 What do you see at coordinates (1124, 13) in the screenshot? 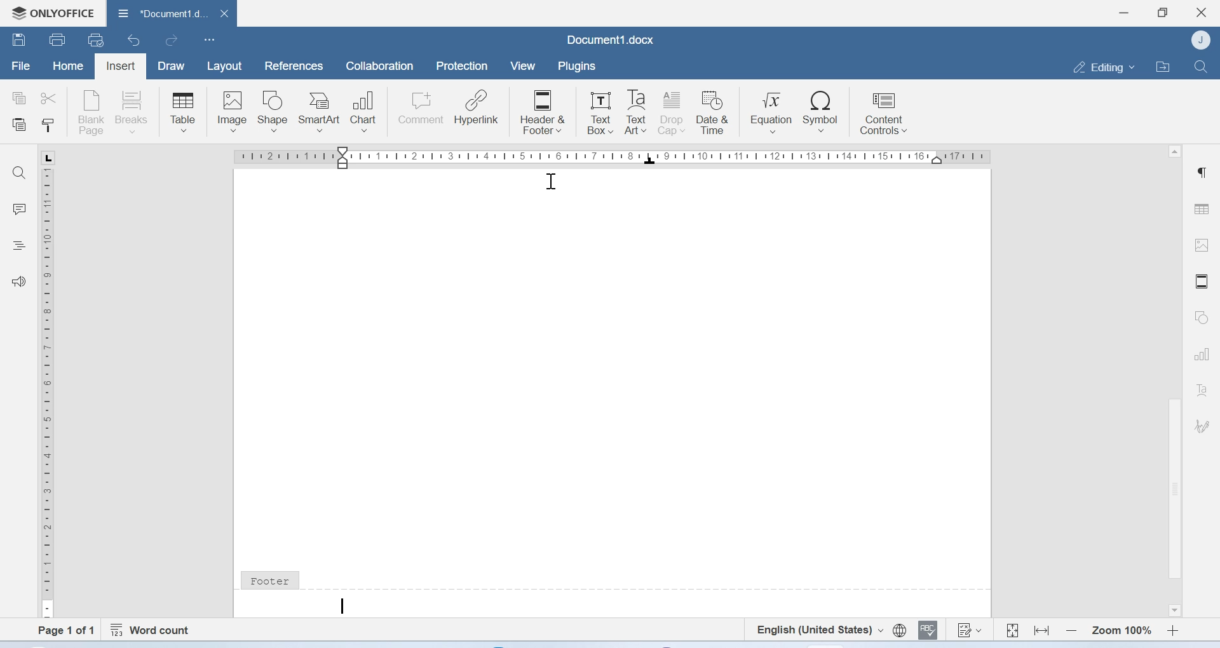
I see `Minimize` at bounding box center [1124, 13].